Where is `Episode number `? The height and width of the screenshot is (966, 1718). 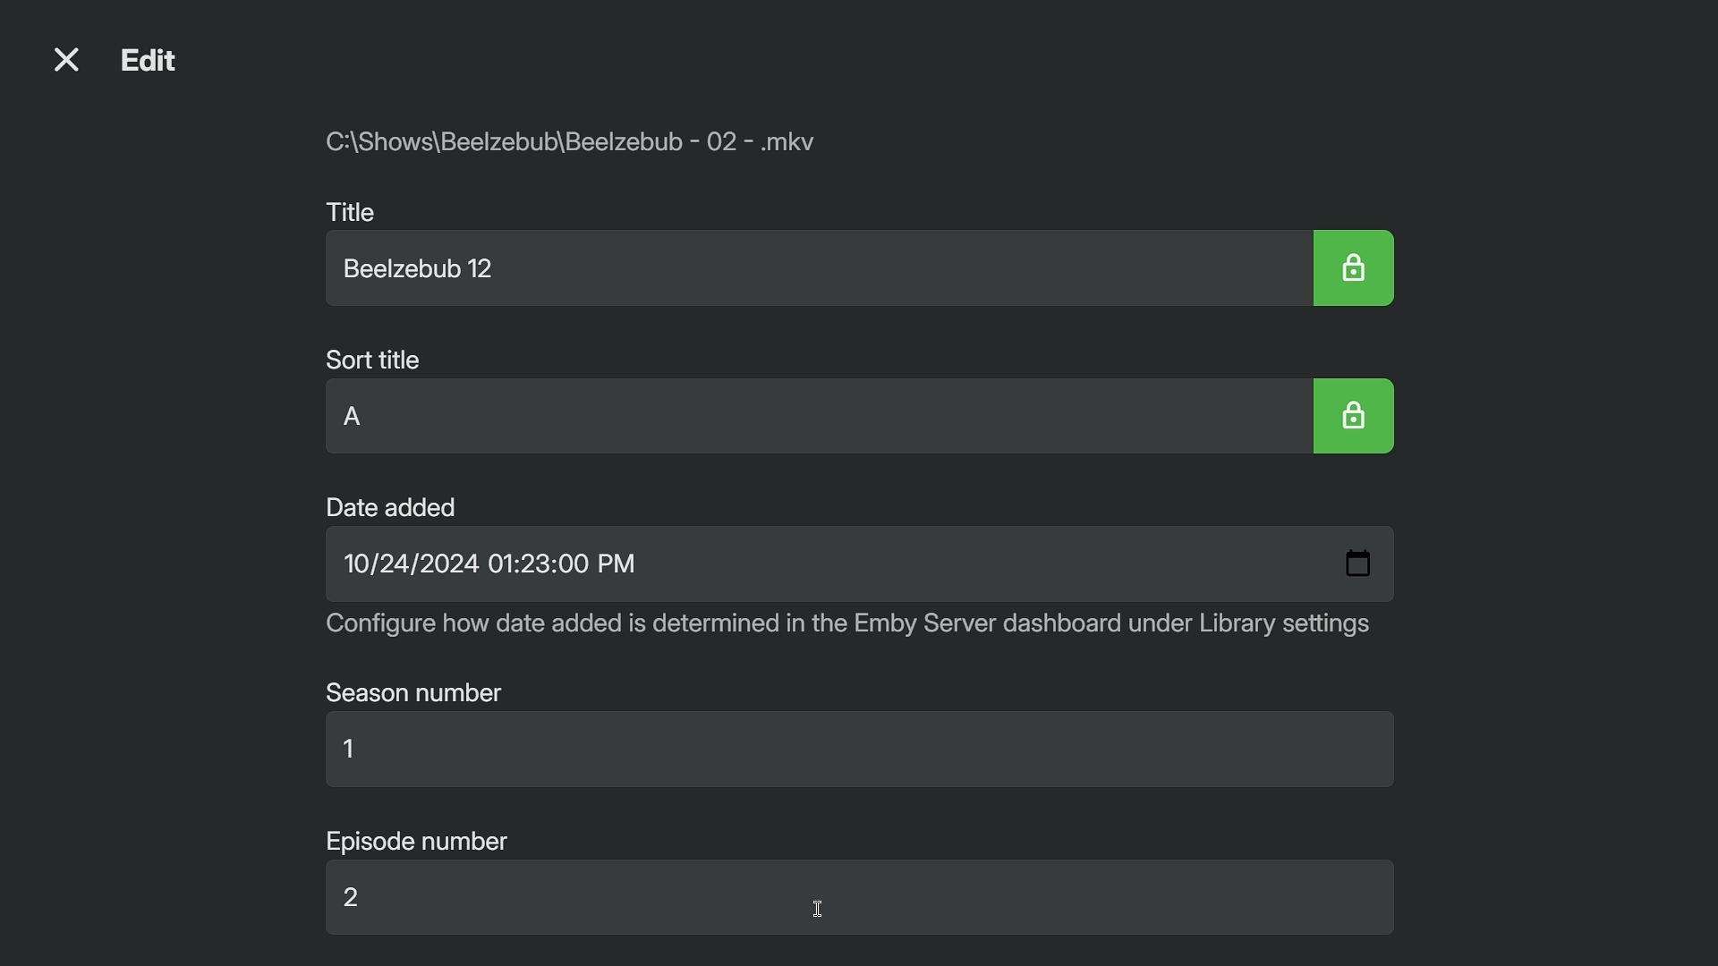 Episode number  is located at coordinates (420, 837).